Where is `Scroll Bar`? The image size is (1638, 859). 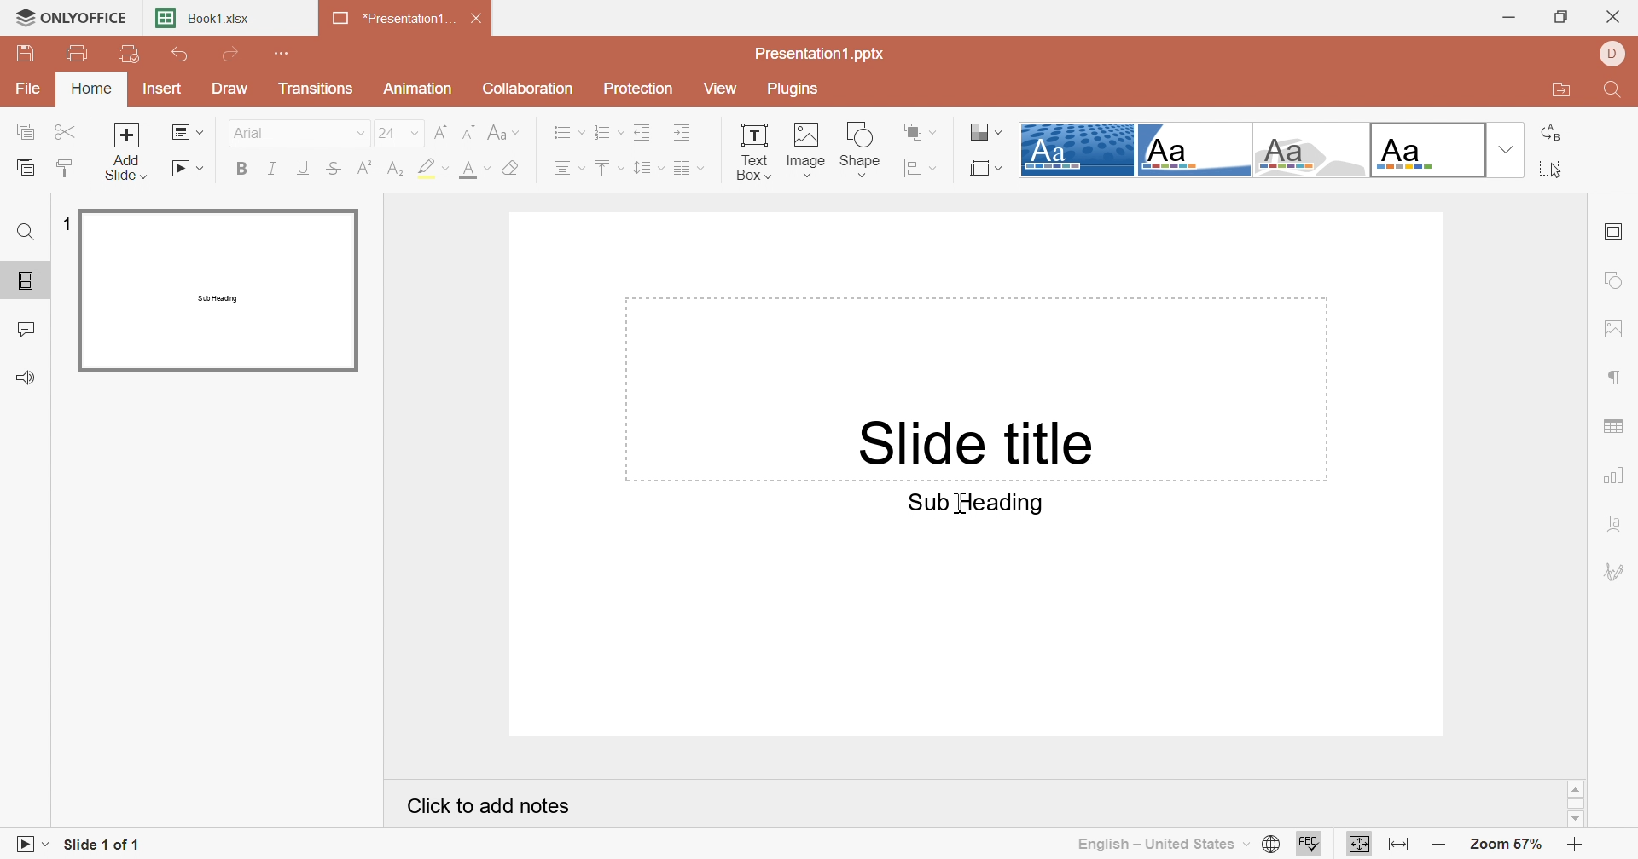
Scroll Bar is located at coordinates (1575, 802).